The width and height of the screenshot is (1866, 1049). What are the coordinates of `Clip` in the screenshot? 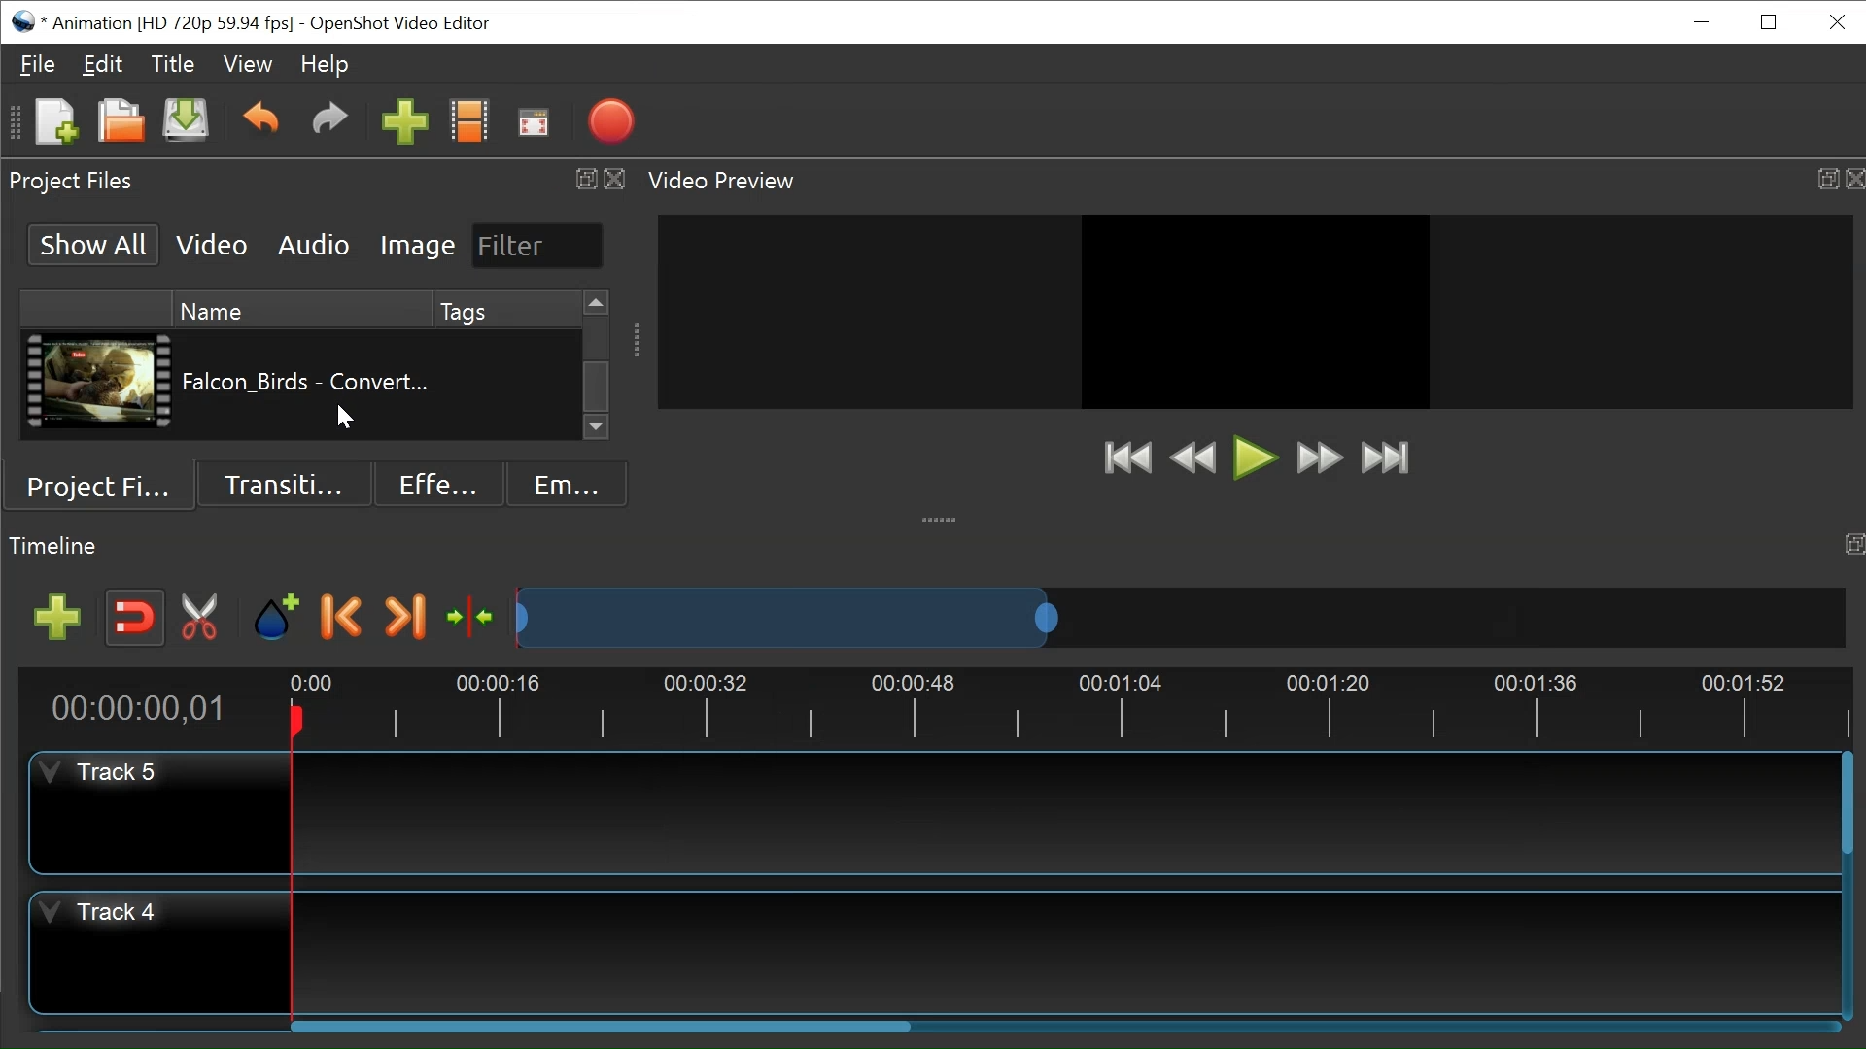 It's located at (101, 384).